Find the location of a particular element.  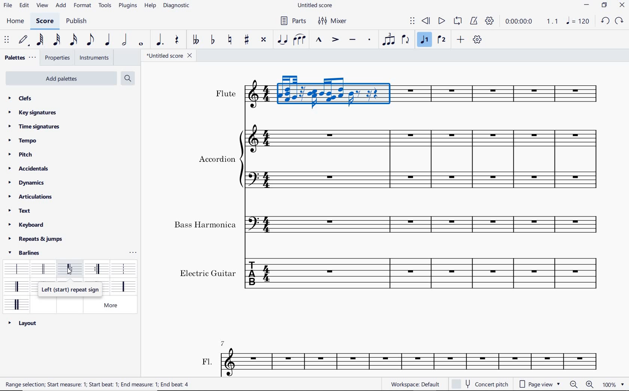

page view is located at coordinates (541, 383).